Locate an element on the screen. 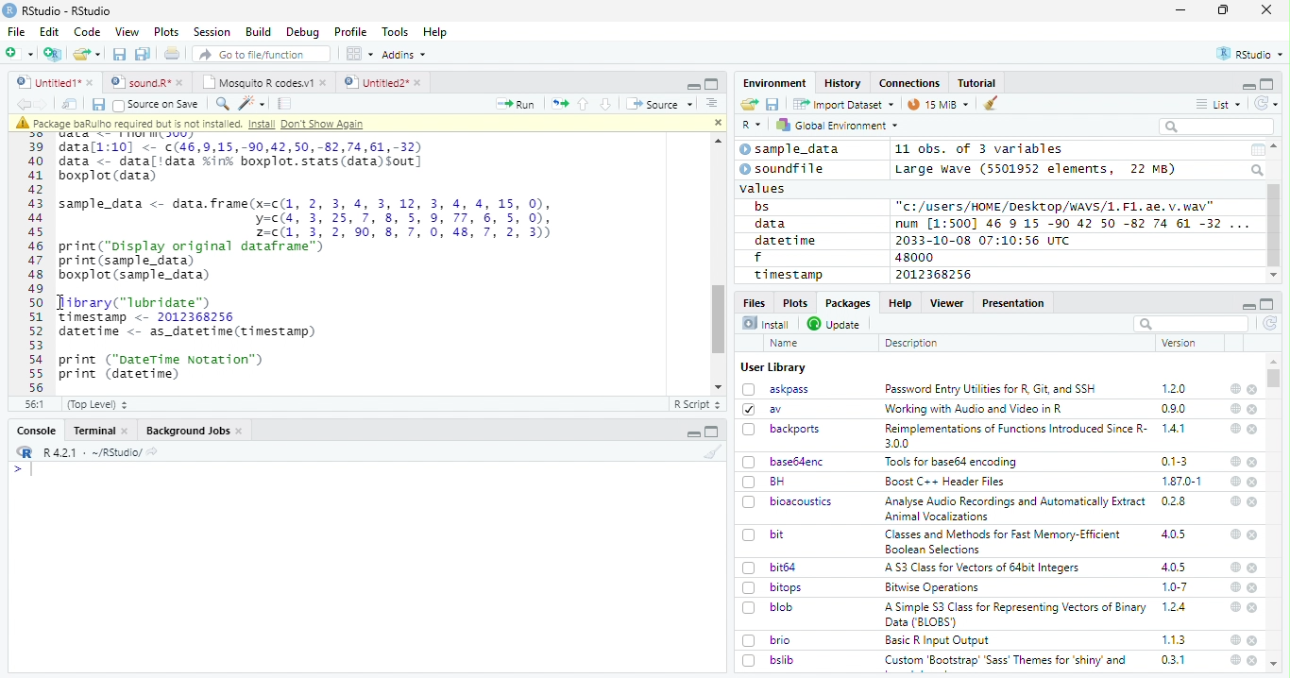  close is located at coordinates (1253, 430).